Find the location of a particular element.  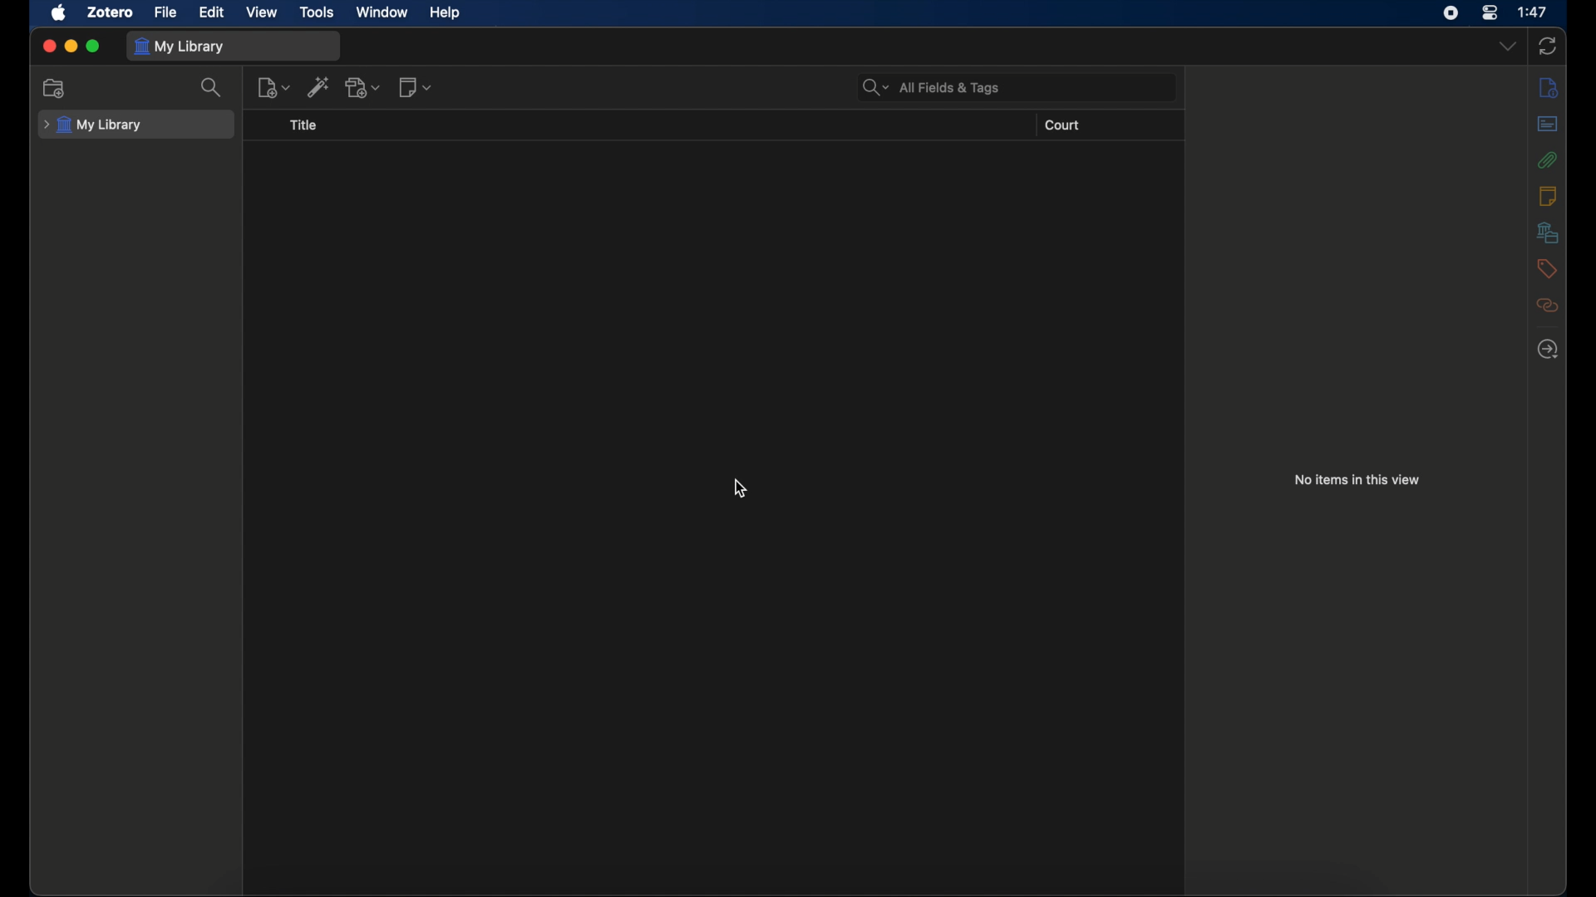

tools is located at coordinates (316, 12).